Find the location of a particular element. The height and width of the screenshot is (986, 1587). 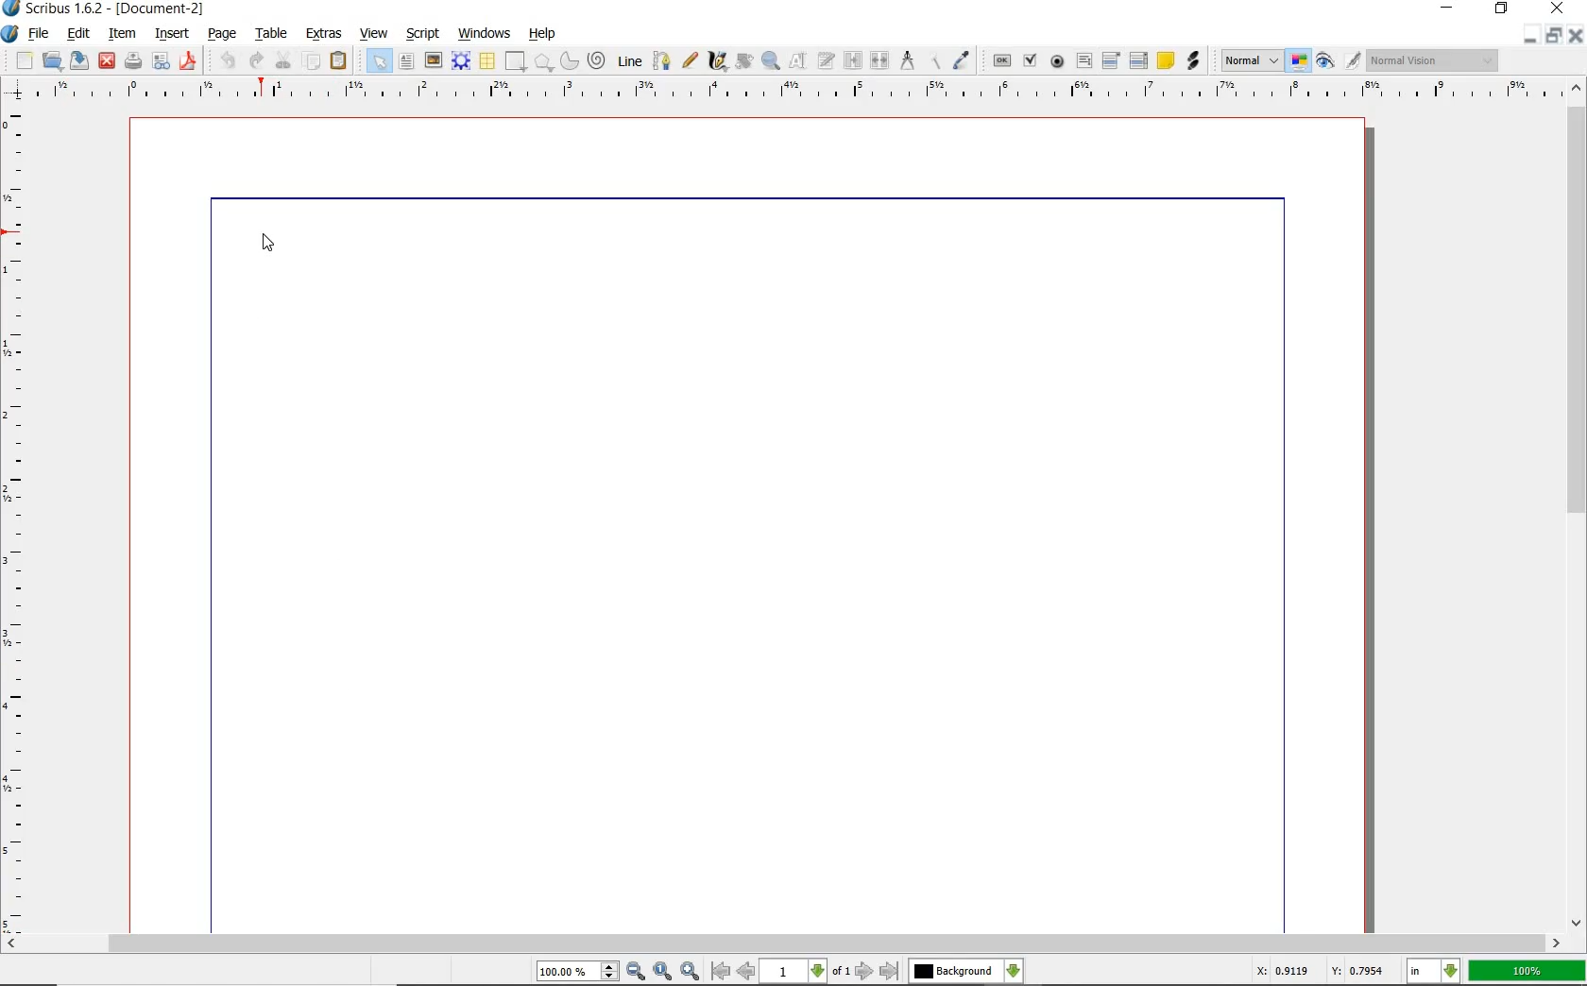

freehand line is located at coordinates (691, 61).